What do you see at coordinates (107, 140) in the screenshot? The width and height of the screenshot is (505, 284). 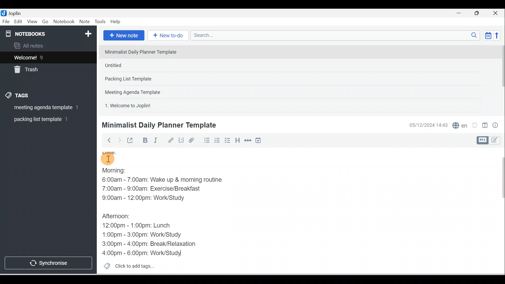 I see `Back` at bounding box center [107, 140].